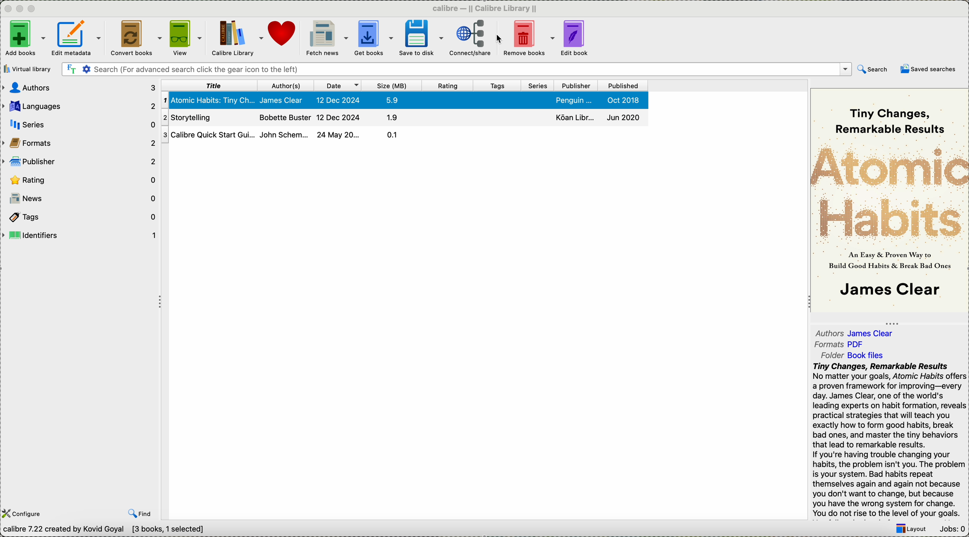 The height and width of the screenshot is (537, 969). Describe the element at coordinates (456, 70) in the screenshot. I see `search bar` at that location.